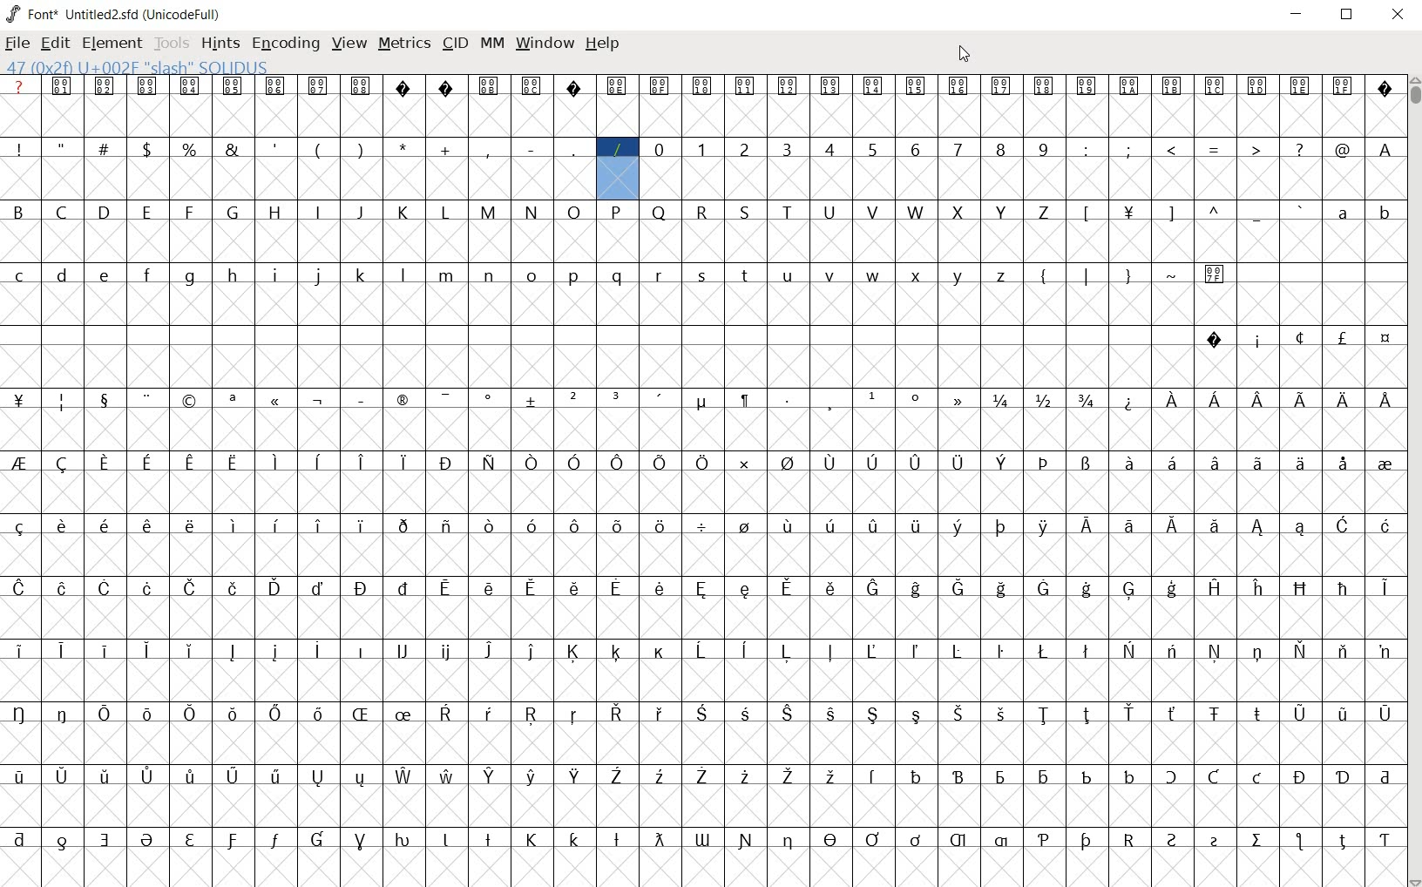 The height and width of the screenshot is (887, 1422). Describe the element at coordinates (148, 776) in the screenshot. I see `glyph` at that location.